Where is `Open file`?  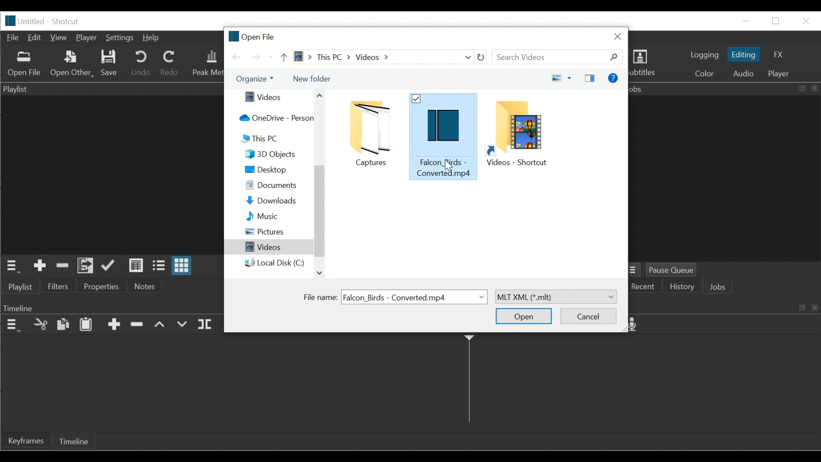
Open file is located at coordinates (252, 36).